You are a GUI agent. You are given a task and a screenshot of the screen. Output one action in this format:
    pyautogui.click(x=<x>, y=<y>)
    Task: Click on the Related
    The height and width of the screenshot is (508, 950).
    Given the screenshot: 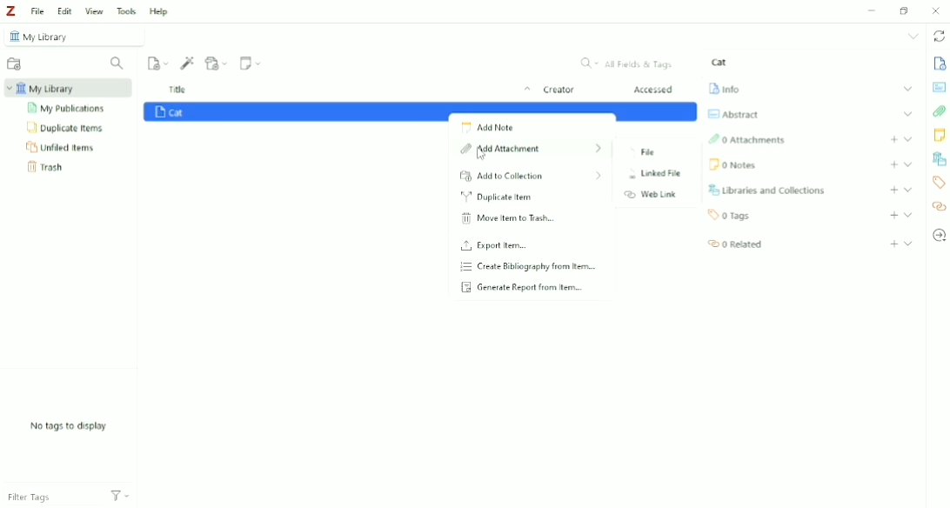 What is the action you would take?
    pyautogui.click(x=733, y=243)
    